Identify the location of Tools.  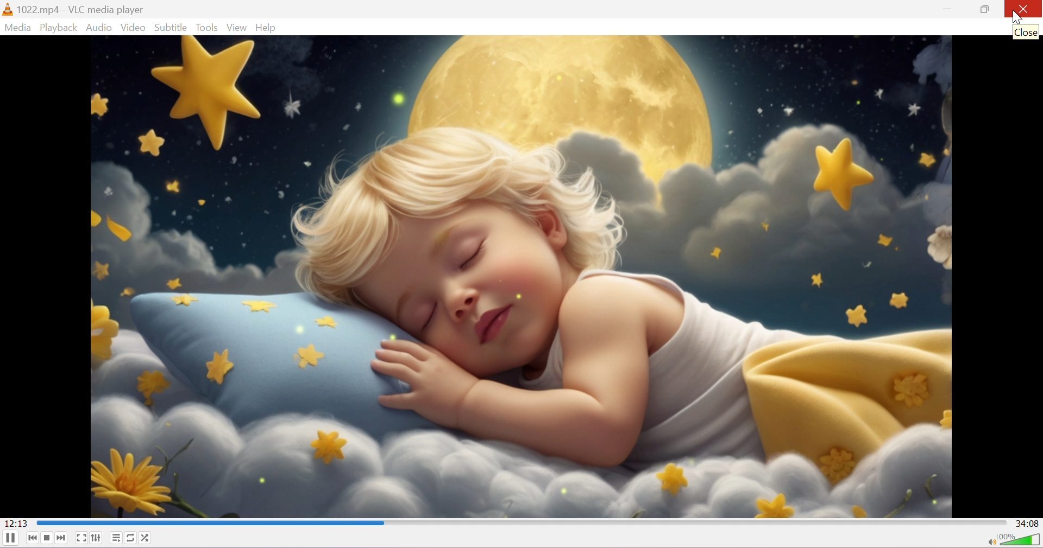
(209, 27).